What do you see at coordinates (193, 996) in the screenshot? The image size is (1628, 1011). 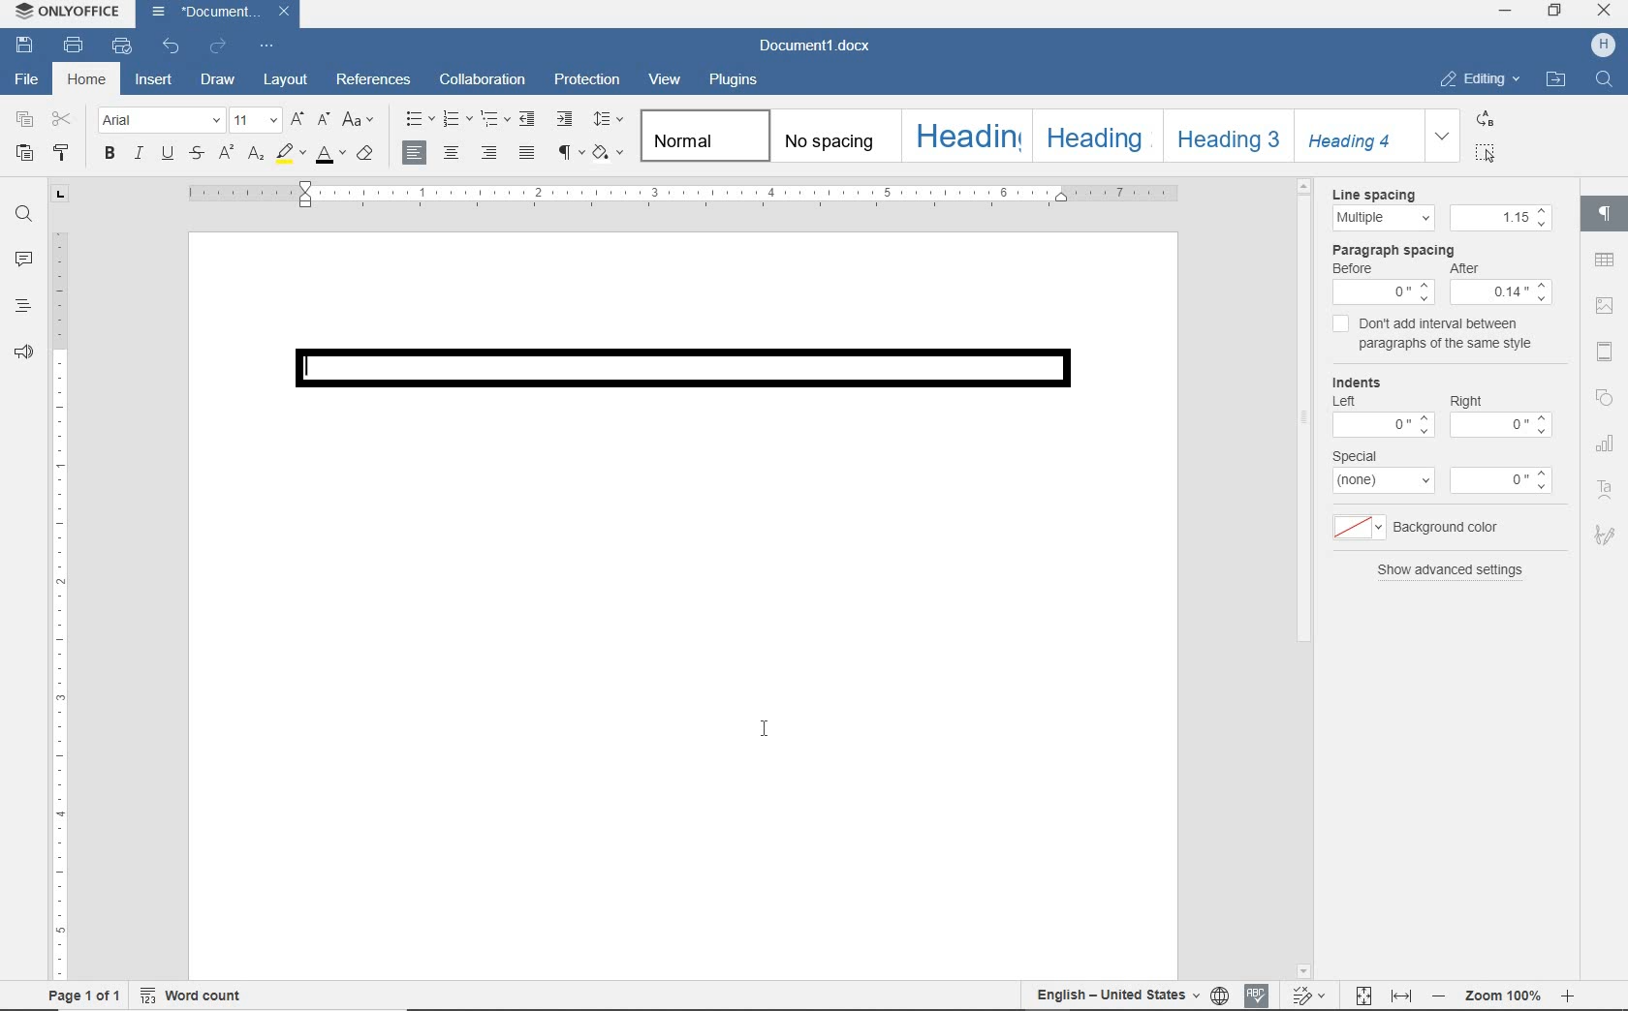 I see `word count` at bounding box center [193, 996].